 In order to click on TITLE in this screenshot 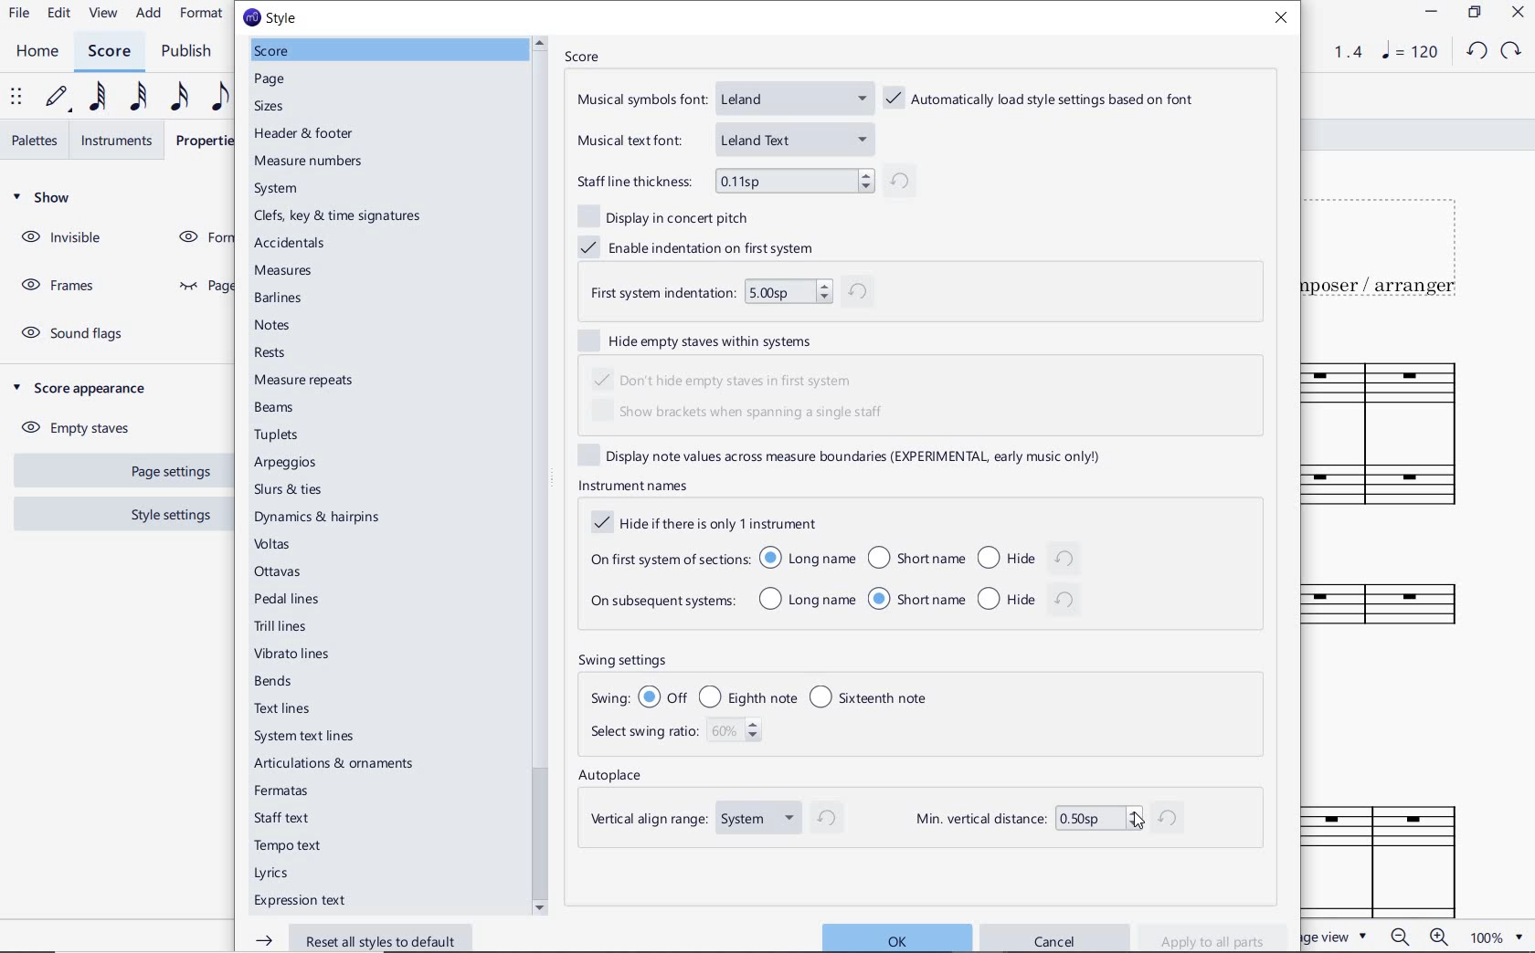, I will do `click(1393, 245)`.